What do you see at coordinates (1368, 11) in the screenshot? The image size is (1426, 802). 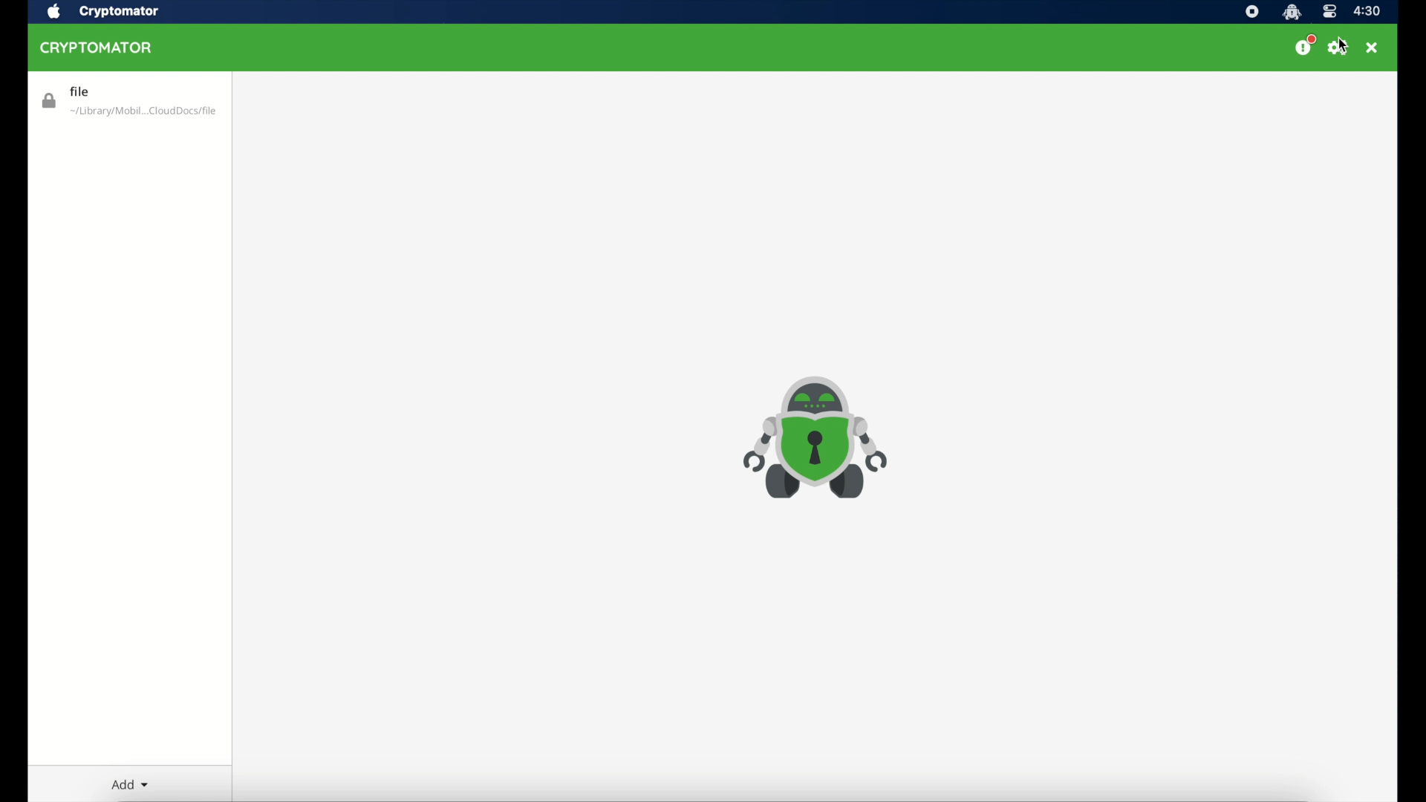 I see `time` at bounding box center [1368, 11].